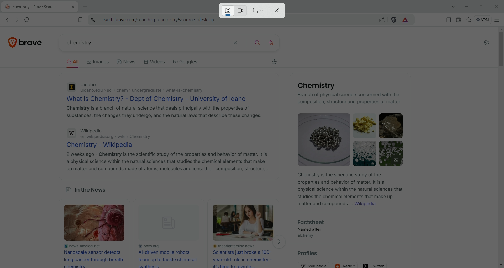  I want to click on brave shield, so click(394, 20).